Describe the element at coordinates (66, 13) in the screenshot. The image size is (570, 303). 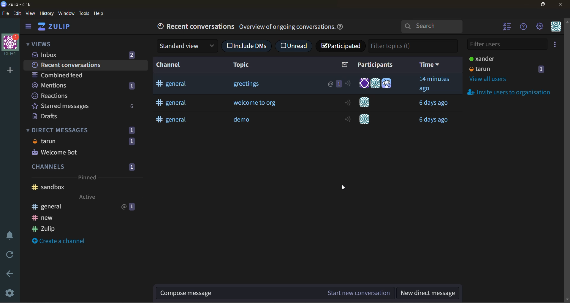
I see `window` at that location.